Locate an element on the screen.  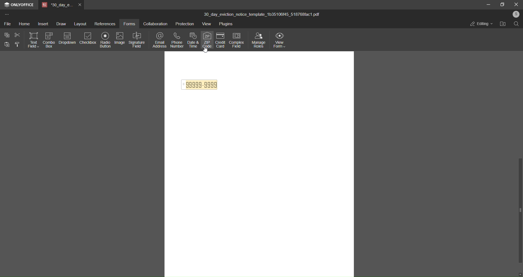
email address is located at coordinates (160, 39).